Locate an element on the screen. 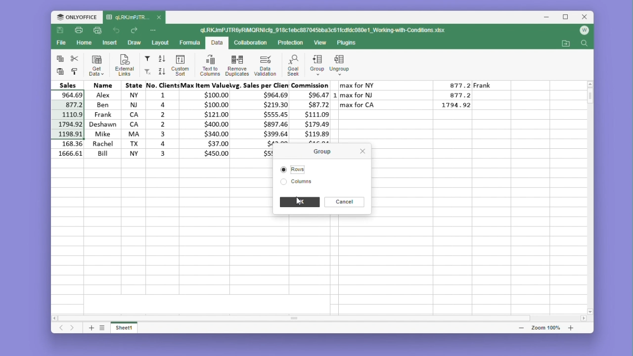 The height and width of the screenshot is (356, 633). Layout is located at coordinates (161, 43).